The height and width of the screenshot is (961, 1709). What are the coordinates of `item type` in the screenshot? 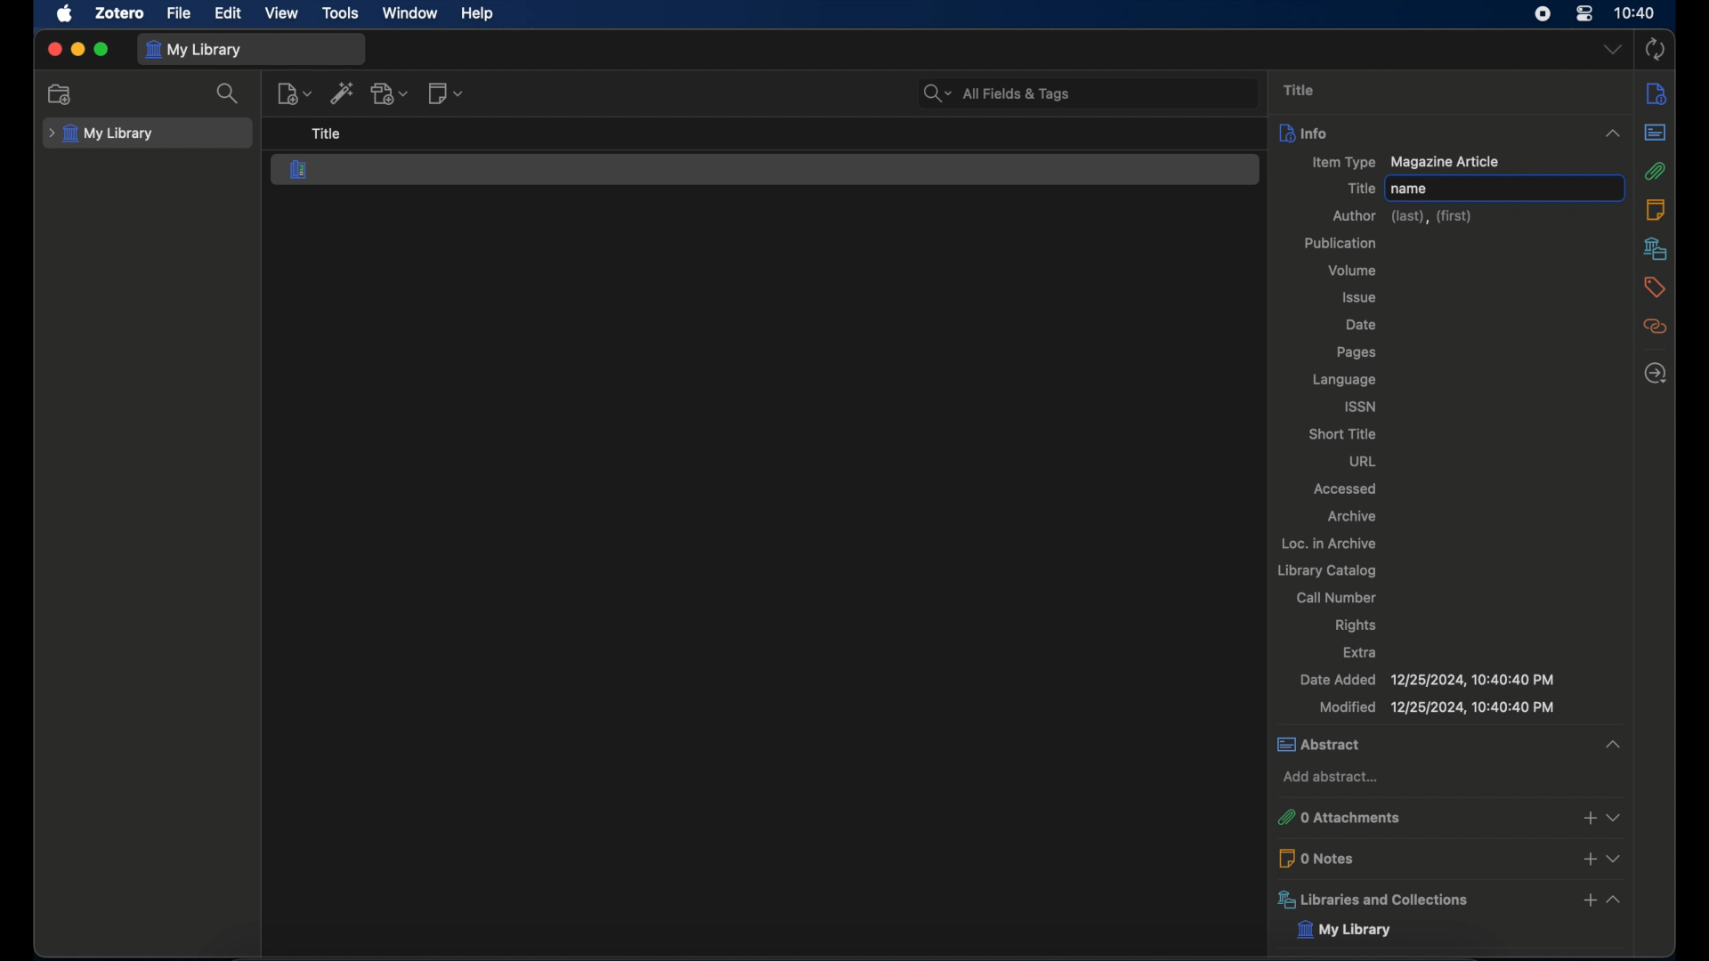 It's located at (1340, 164).